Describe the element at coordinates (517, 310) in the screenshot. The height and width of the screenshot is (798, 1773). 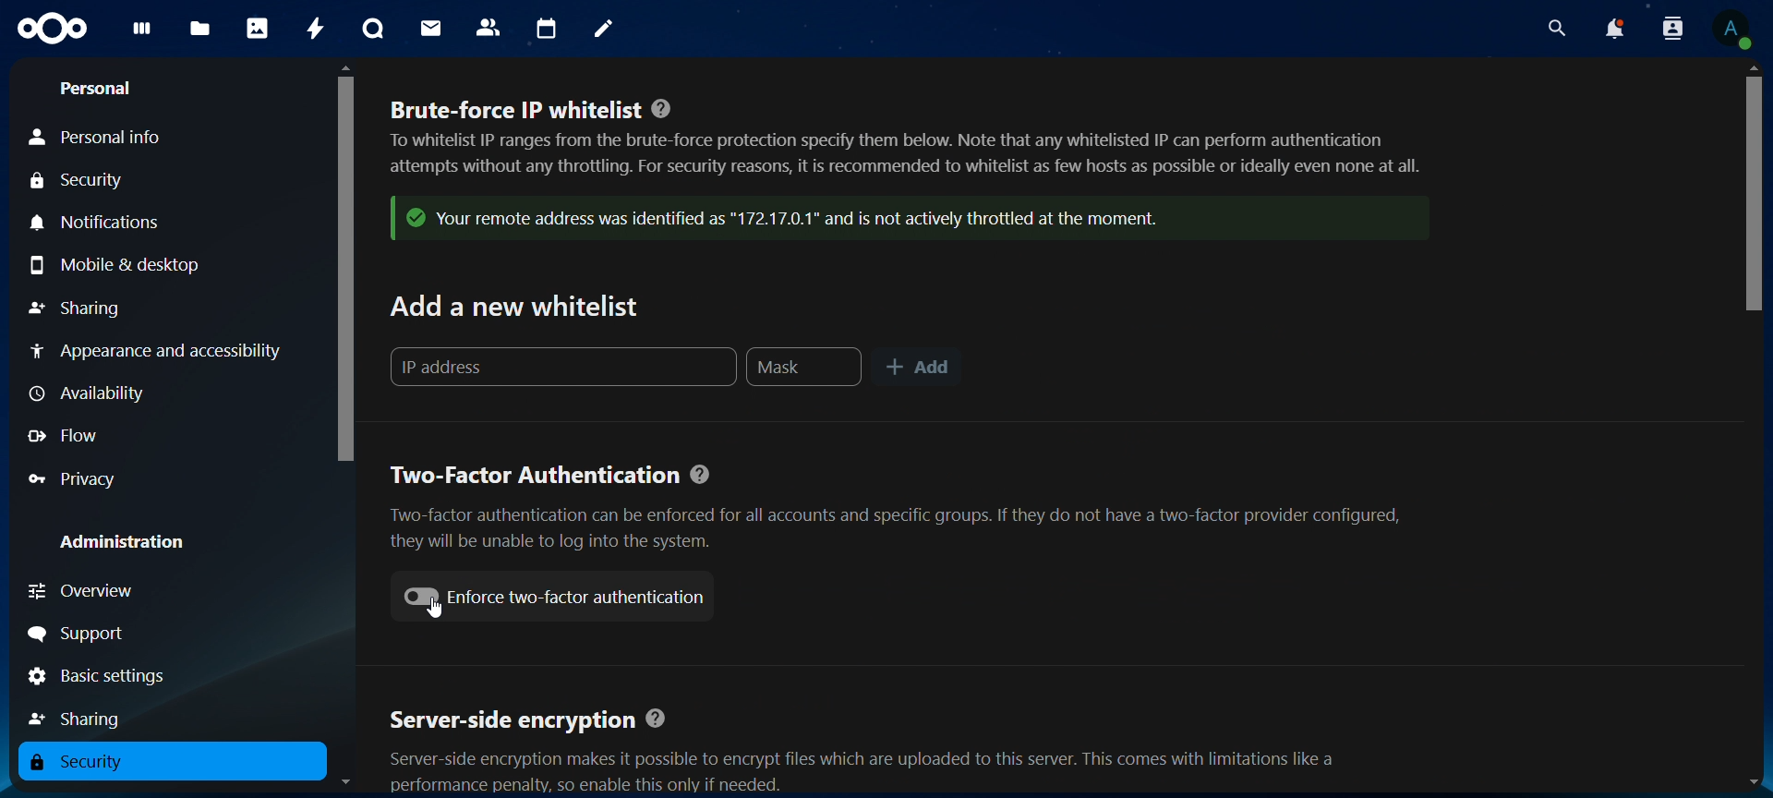
I see `add a new whitelist` at that location.